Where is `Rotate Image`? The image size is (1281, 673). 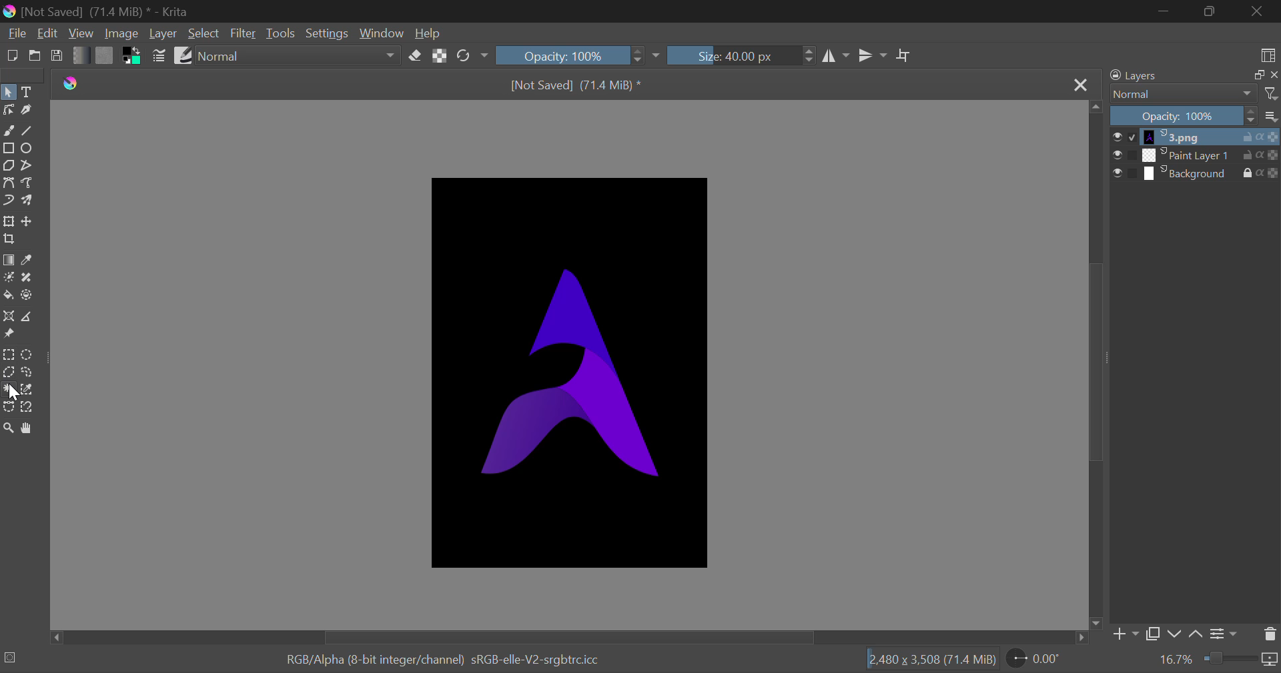 Rotate Image is located at coordinates (473, 56).